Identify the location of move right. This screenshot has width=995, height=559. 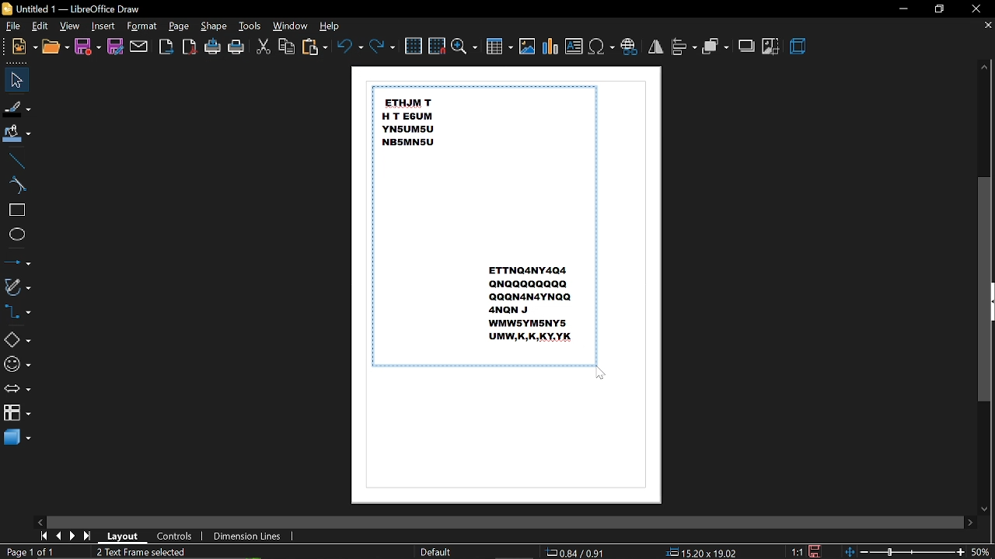
(969, 522).